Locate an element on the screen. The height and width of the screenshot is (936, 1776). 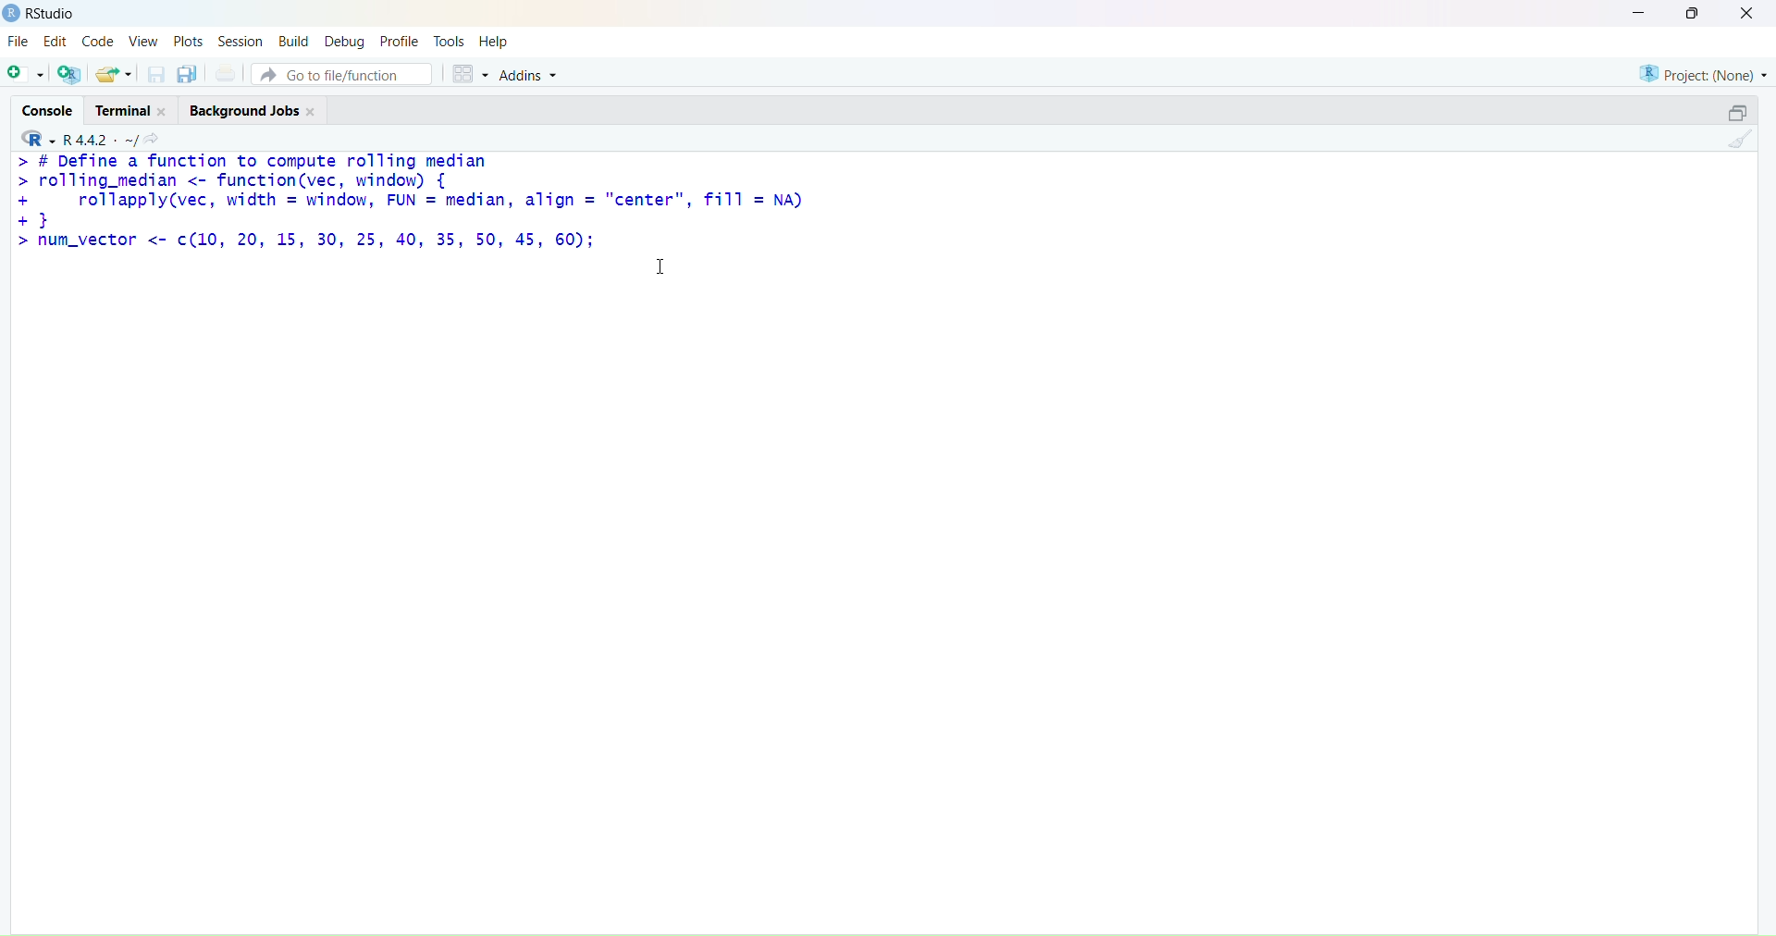
addins is located at coordinates (527, 76).